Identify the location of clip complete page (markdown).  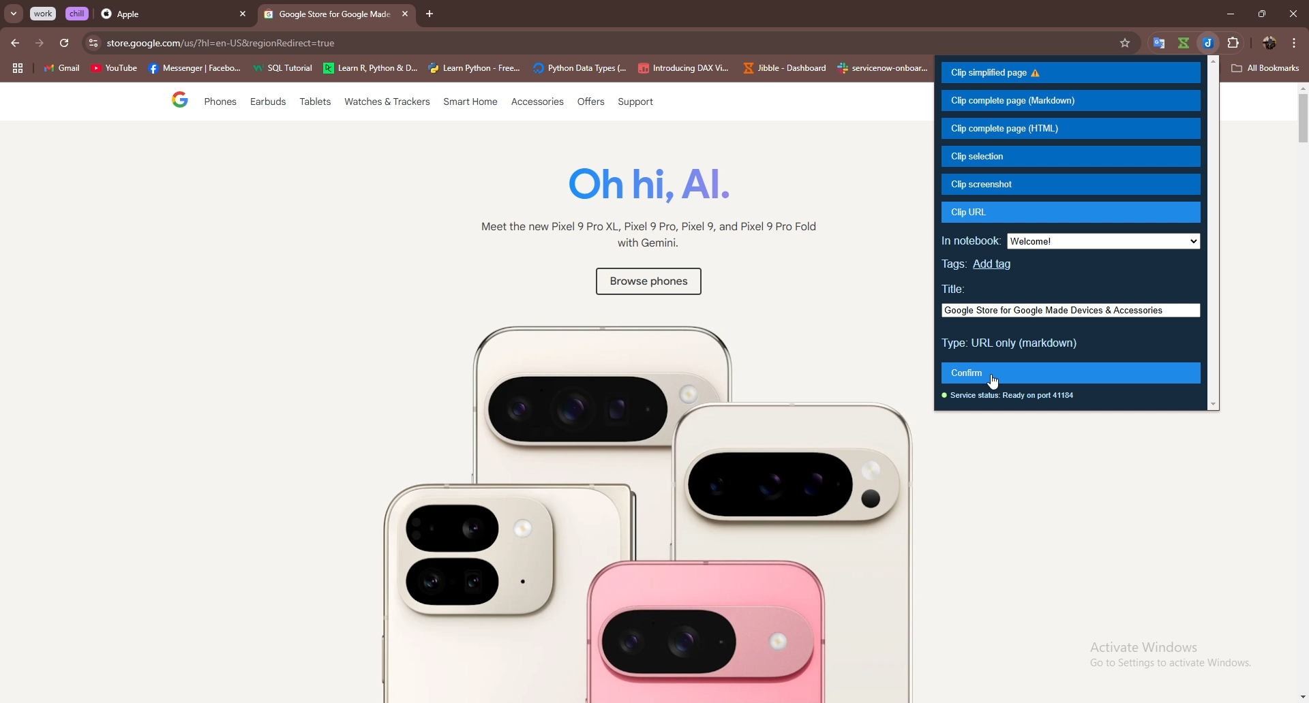
(1070, 101).